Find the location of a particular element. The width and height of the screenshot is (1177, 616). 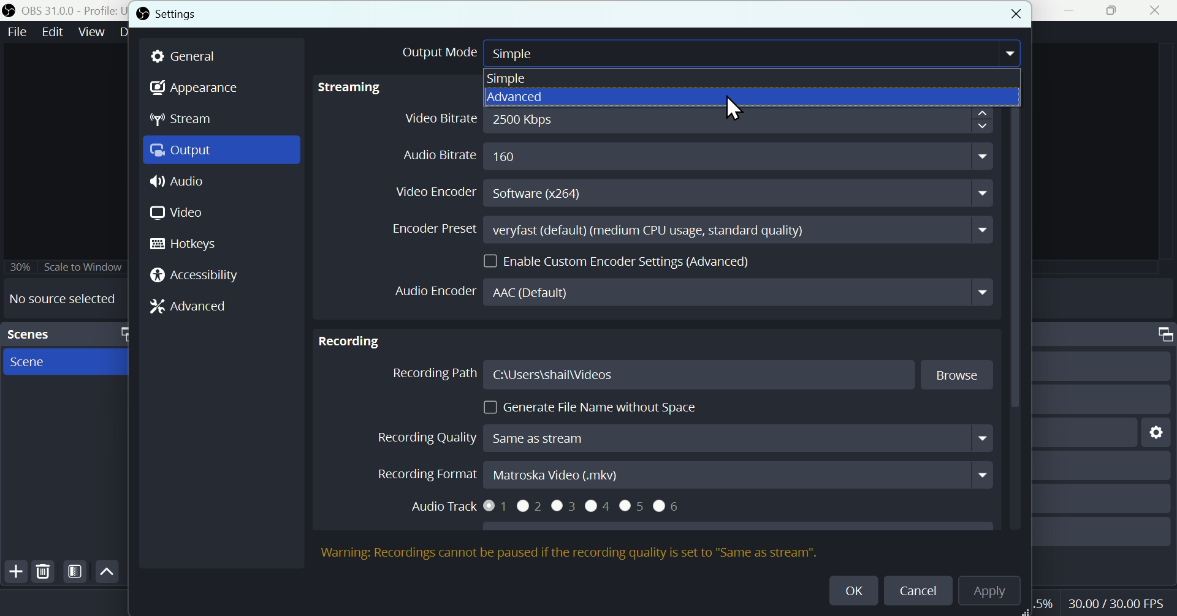

Advanced is located at coordinates (188, 306).